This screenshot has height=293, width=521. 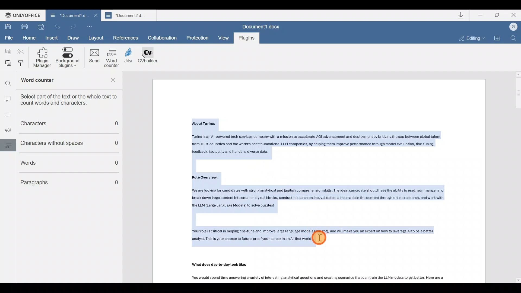 What do you see at coordinates (322, 138) in the screenshot?
I see `About Turing:

Turing is an Al-powered tech services company witha mission to accelerate AGI advancement and deployment by bridging the gap between global talent
from 100+ countries and the world's best foundational LLM companies, by helping them improve performance through model evaluation, fine-tuning,
feedback, factuality and handling diverse data.` at bounding box center [322, 138].